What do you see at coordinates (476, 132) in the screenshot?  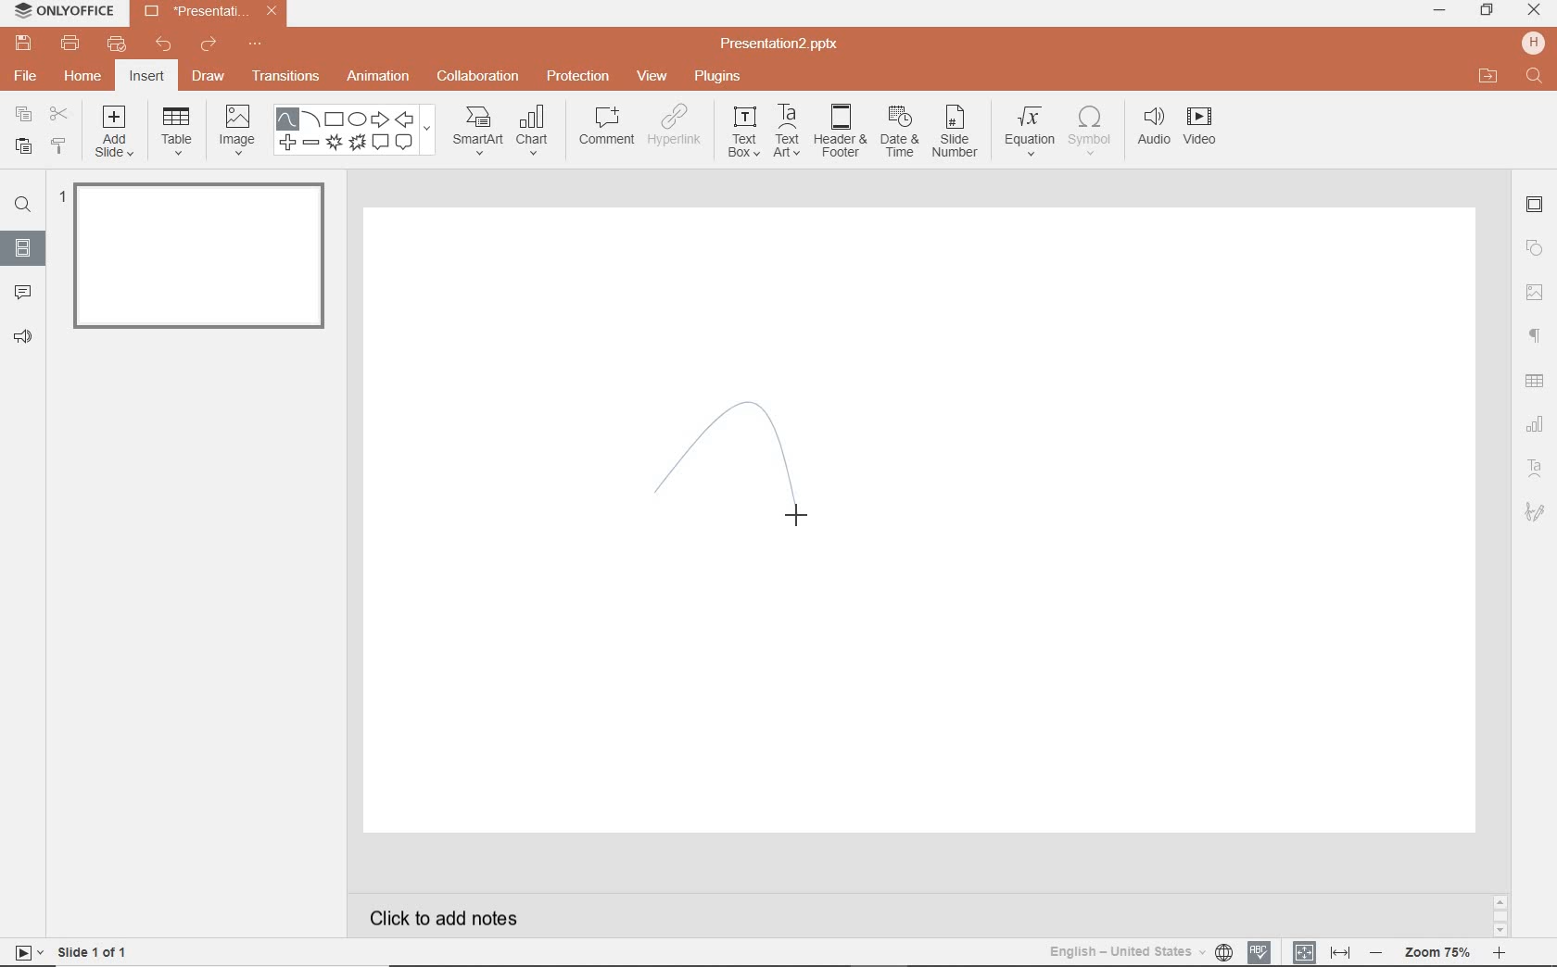 I see `SMART ART` at bounding box center [476, 132].